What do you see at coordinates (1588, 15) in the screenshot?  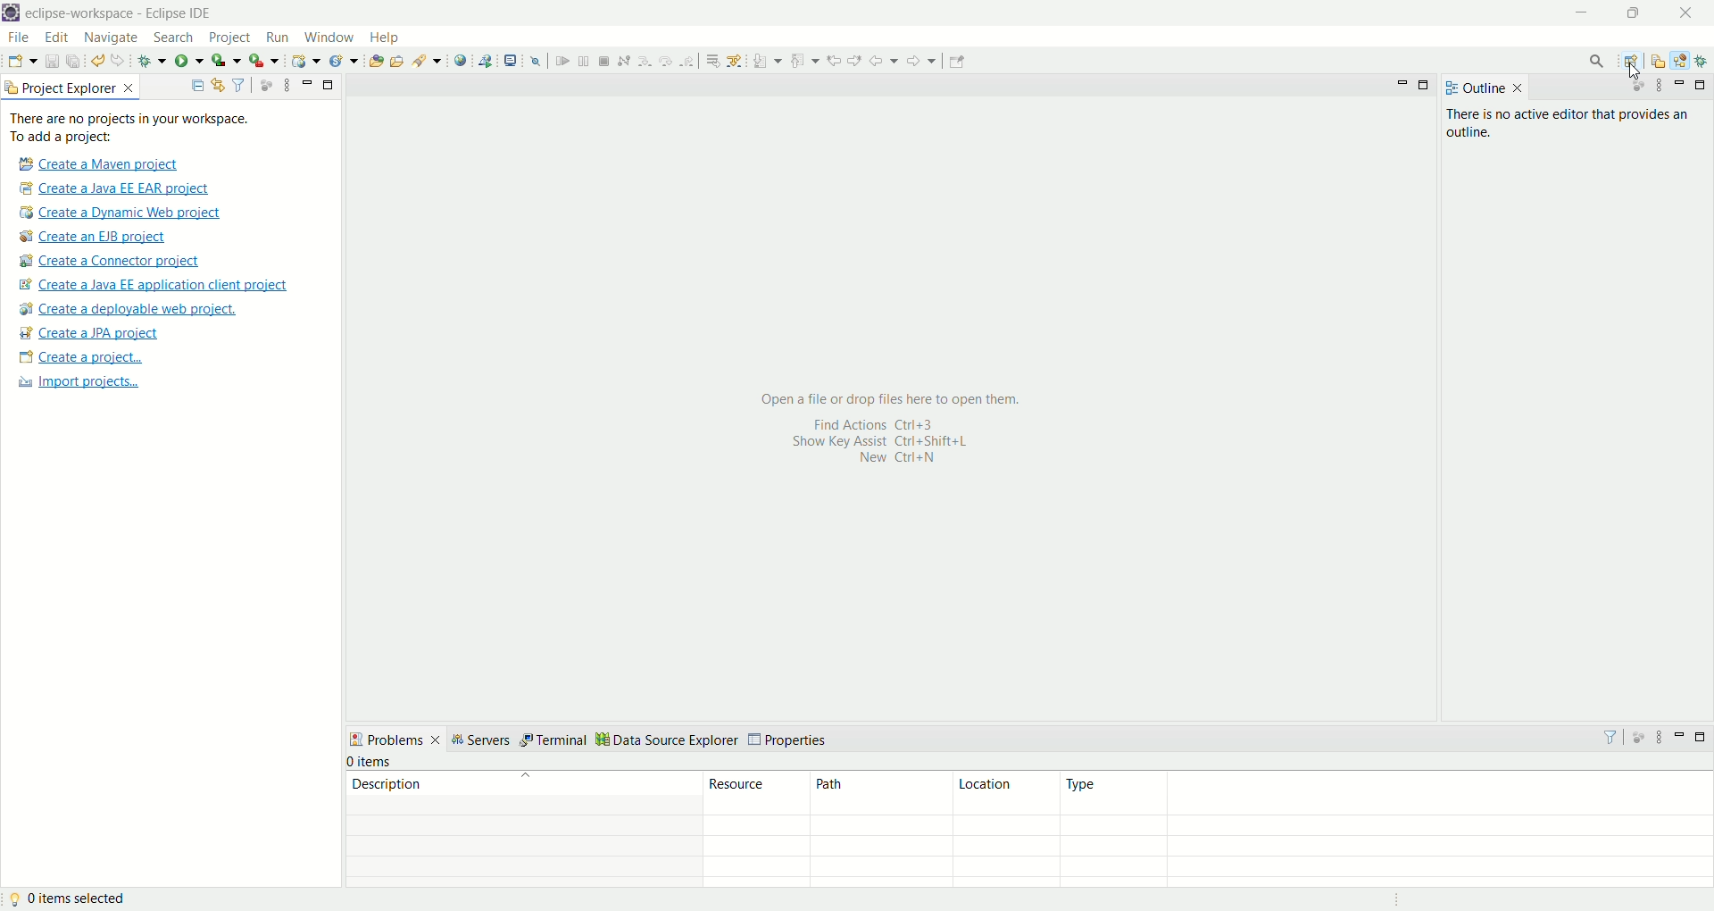 I see `minimize` at bounding box center [1588, 15].